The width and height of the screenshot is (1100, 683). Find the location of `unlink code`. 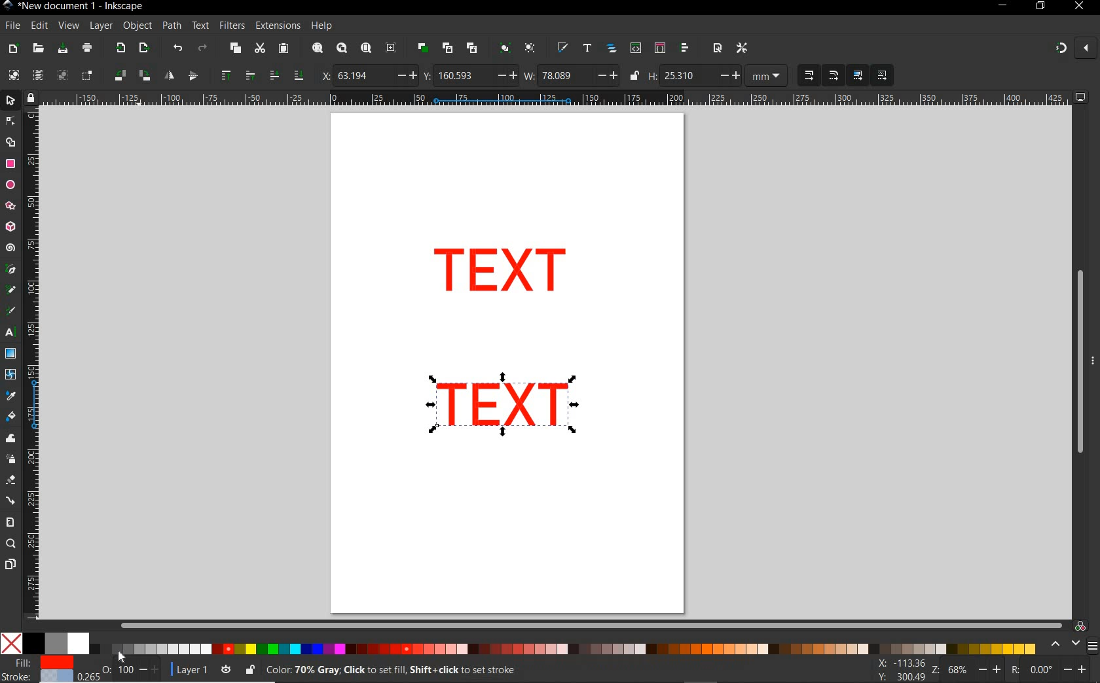

unlink code is located at coordinates (469, 48).